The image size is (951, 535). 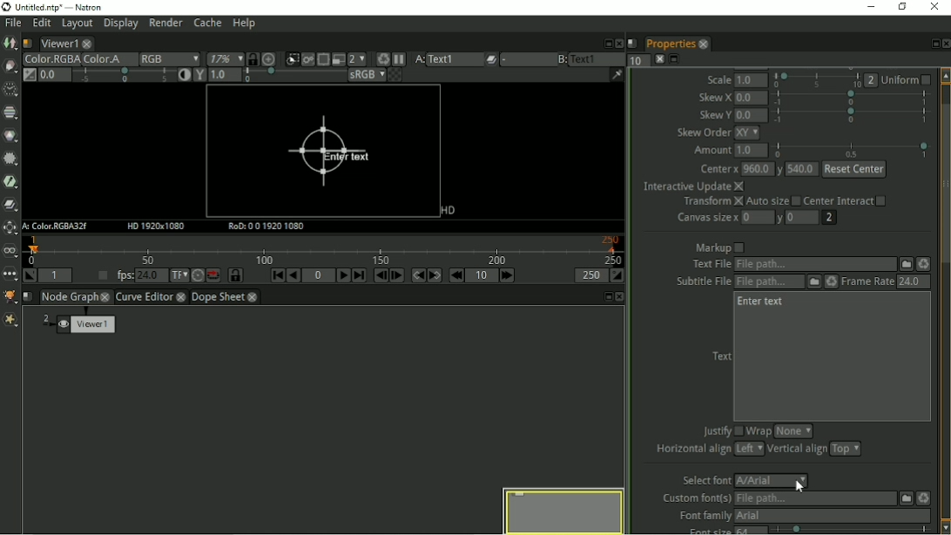 I want to click on Script name, so click(x=27, y=44).